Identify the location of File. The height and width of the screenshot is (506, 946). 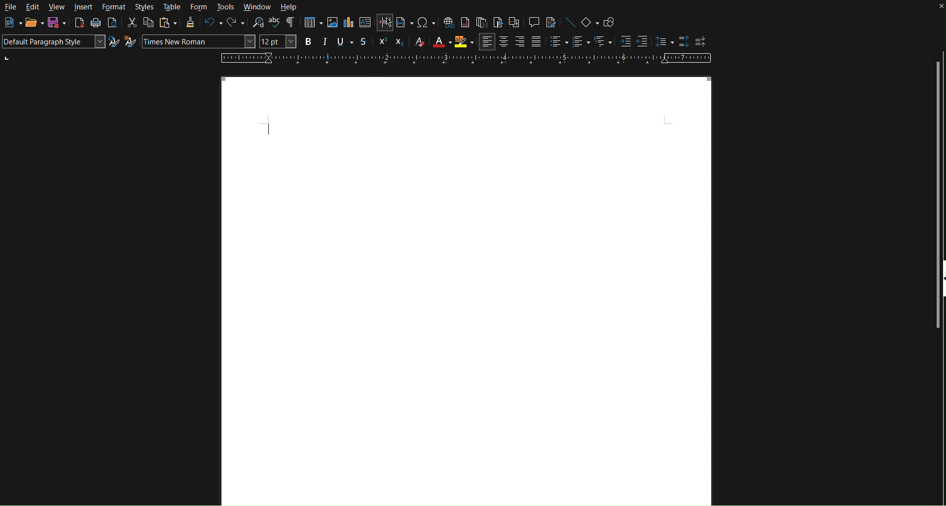
(11, 6).